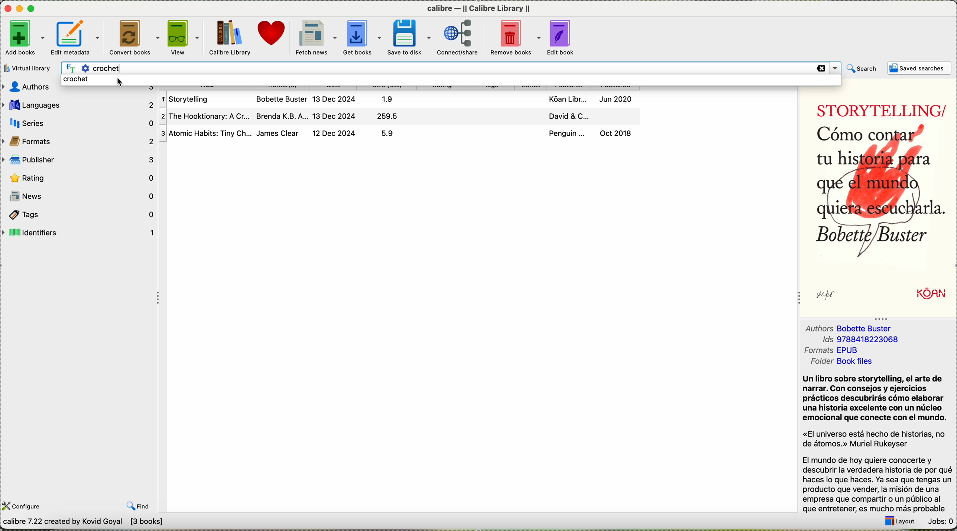 The height and width of the screenshot is (531, 957). Describe the element at coordinates (514, 36) in the screenshot. I see `remove books` at that location.